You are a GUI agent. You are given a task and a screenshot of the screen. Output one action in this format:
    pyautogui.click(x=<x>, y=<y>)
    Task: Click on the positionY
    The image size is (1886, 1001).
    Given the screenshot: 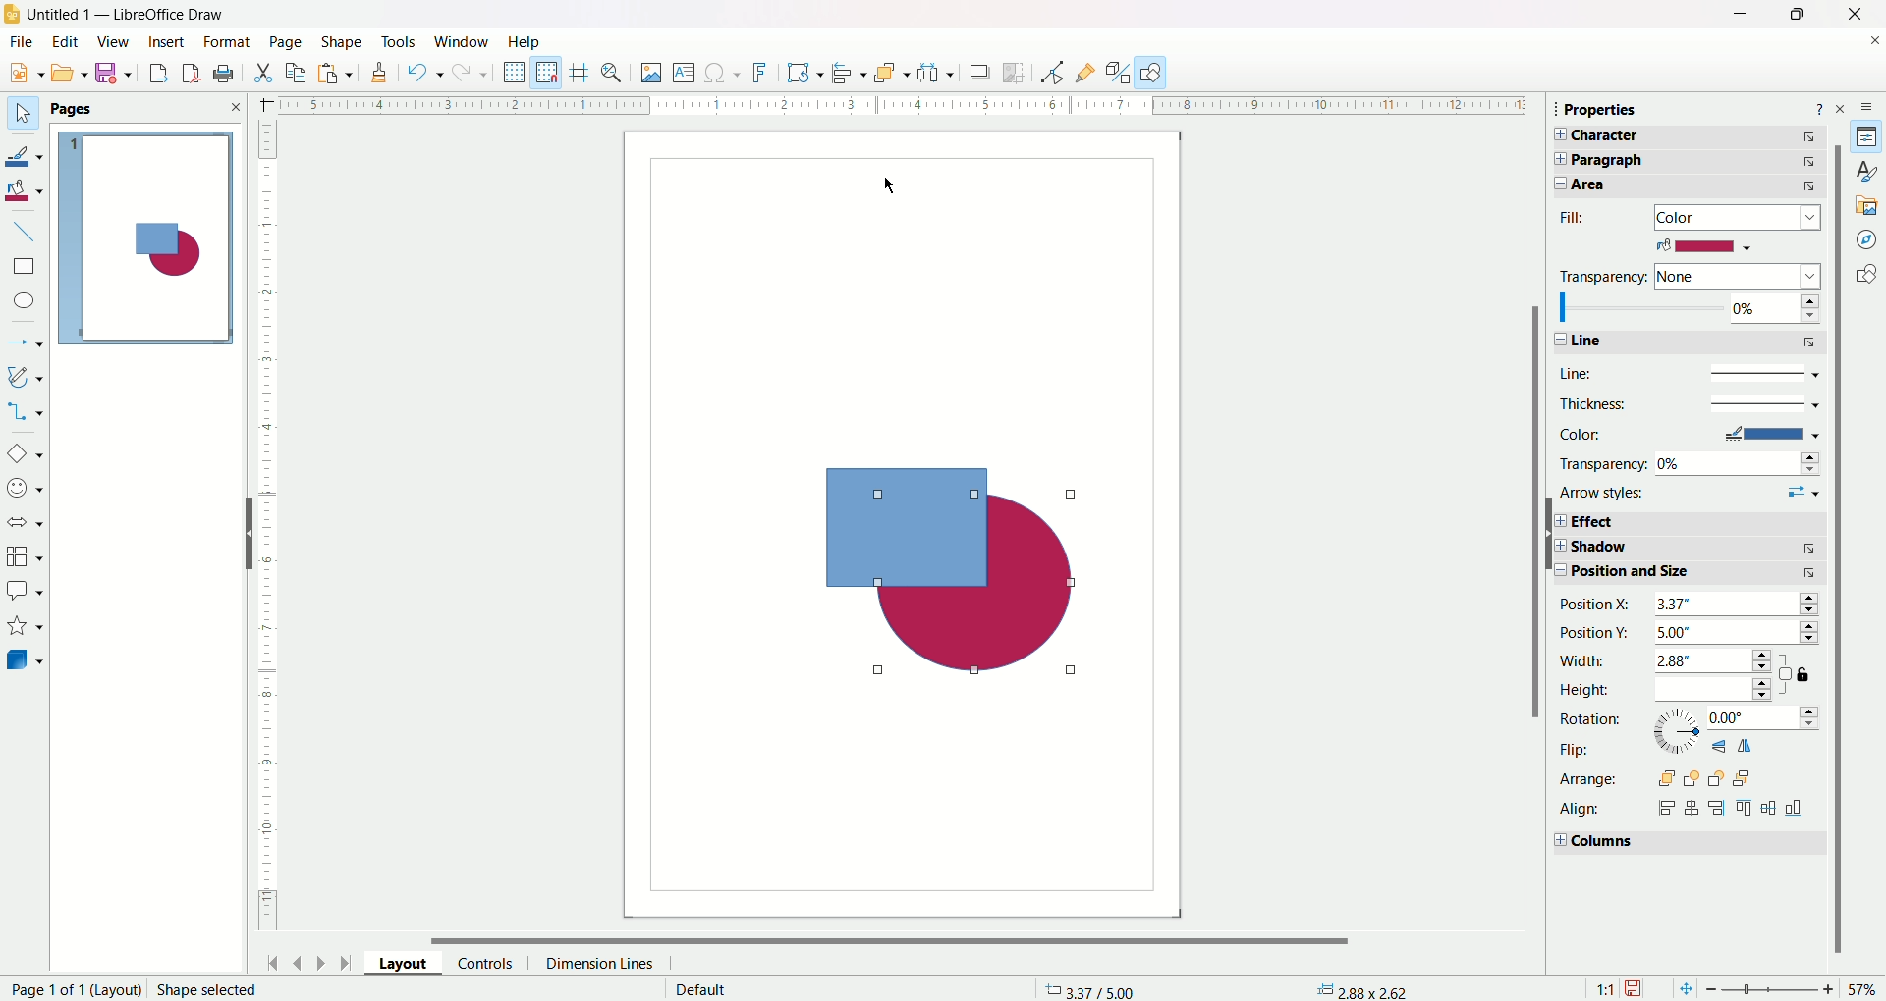 What is the action you would take?
    pyautogui.click(x=1692, y=634)
    